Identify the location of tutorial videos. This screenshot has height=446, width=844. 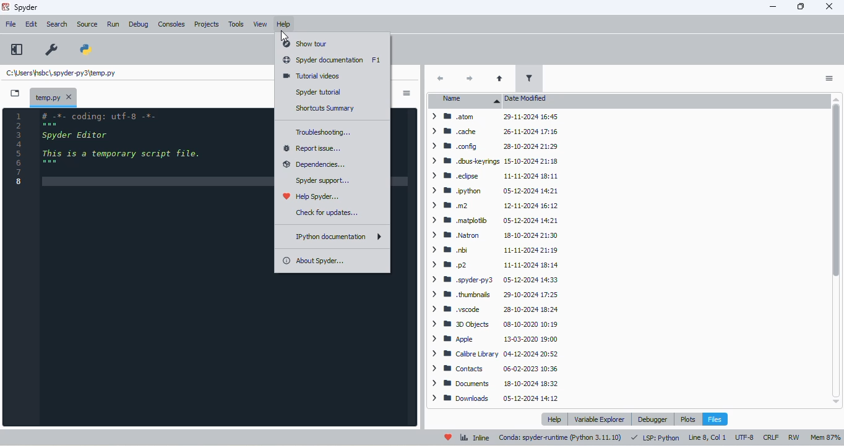
(311, 76).